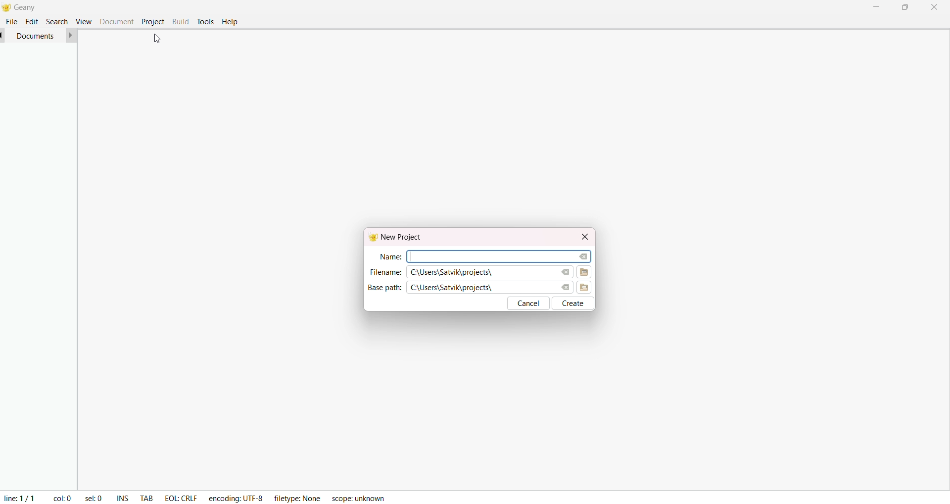 The image size is (950, 504). Describe the element at coordinates (384, 288) in the screenshot. I see `Base path:` at that location.